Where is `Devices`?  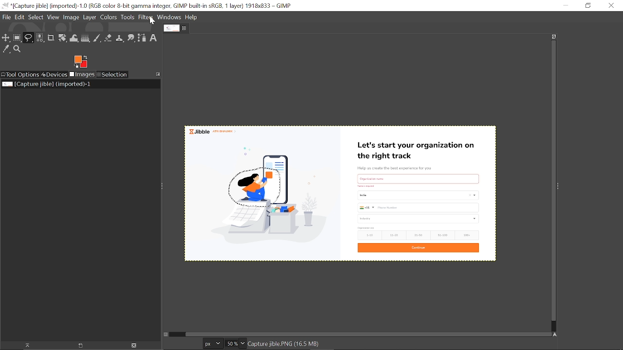
Devices is located at coordinates (55, 74).